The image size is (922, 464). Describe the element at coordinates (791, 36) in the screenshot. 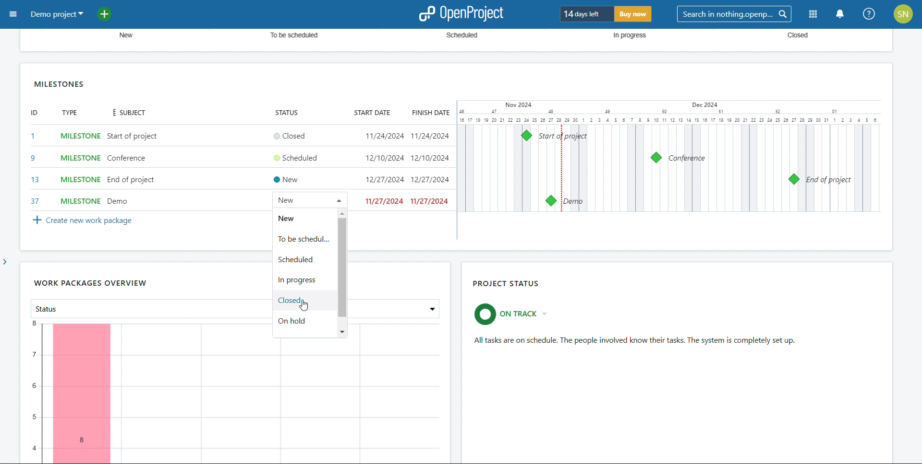

I see `Closed` at that location.